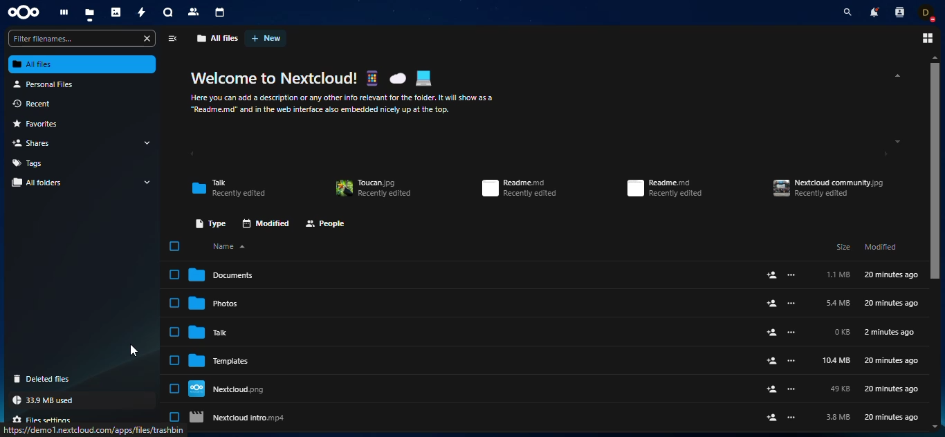  Describe the element at coordinates (892, 274) in the screenshot. I see `20 minutes ago` at that location.